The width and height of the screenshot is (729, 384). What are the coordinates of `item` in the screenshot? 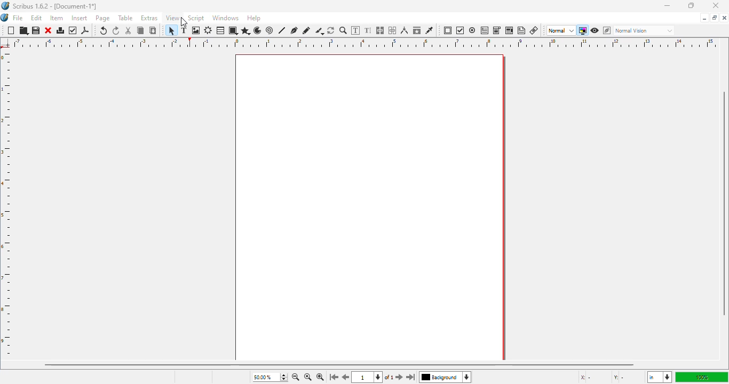 It's located at (57, 18).